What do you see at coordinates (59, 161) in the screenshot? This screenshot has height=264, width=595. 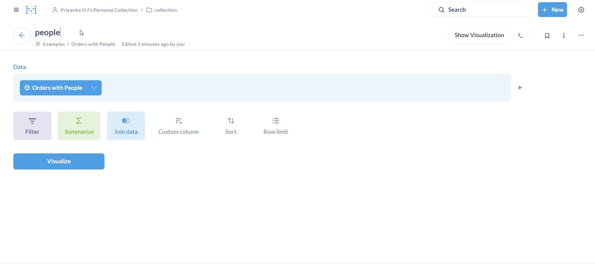 I see `visualize` at bounding box center [59, 161].